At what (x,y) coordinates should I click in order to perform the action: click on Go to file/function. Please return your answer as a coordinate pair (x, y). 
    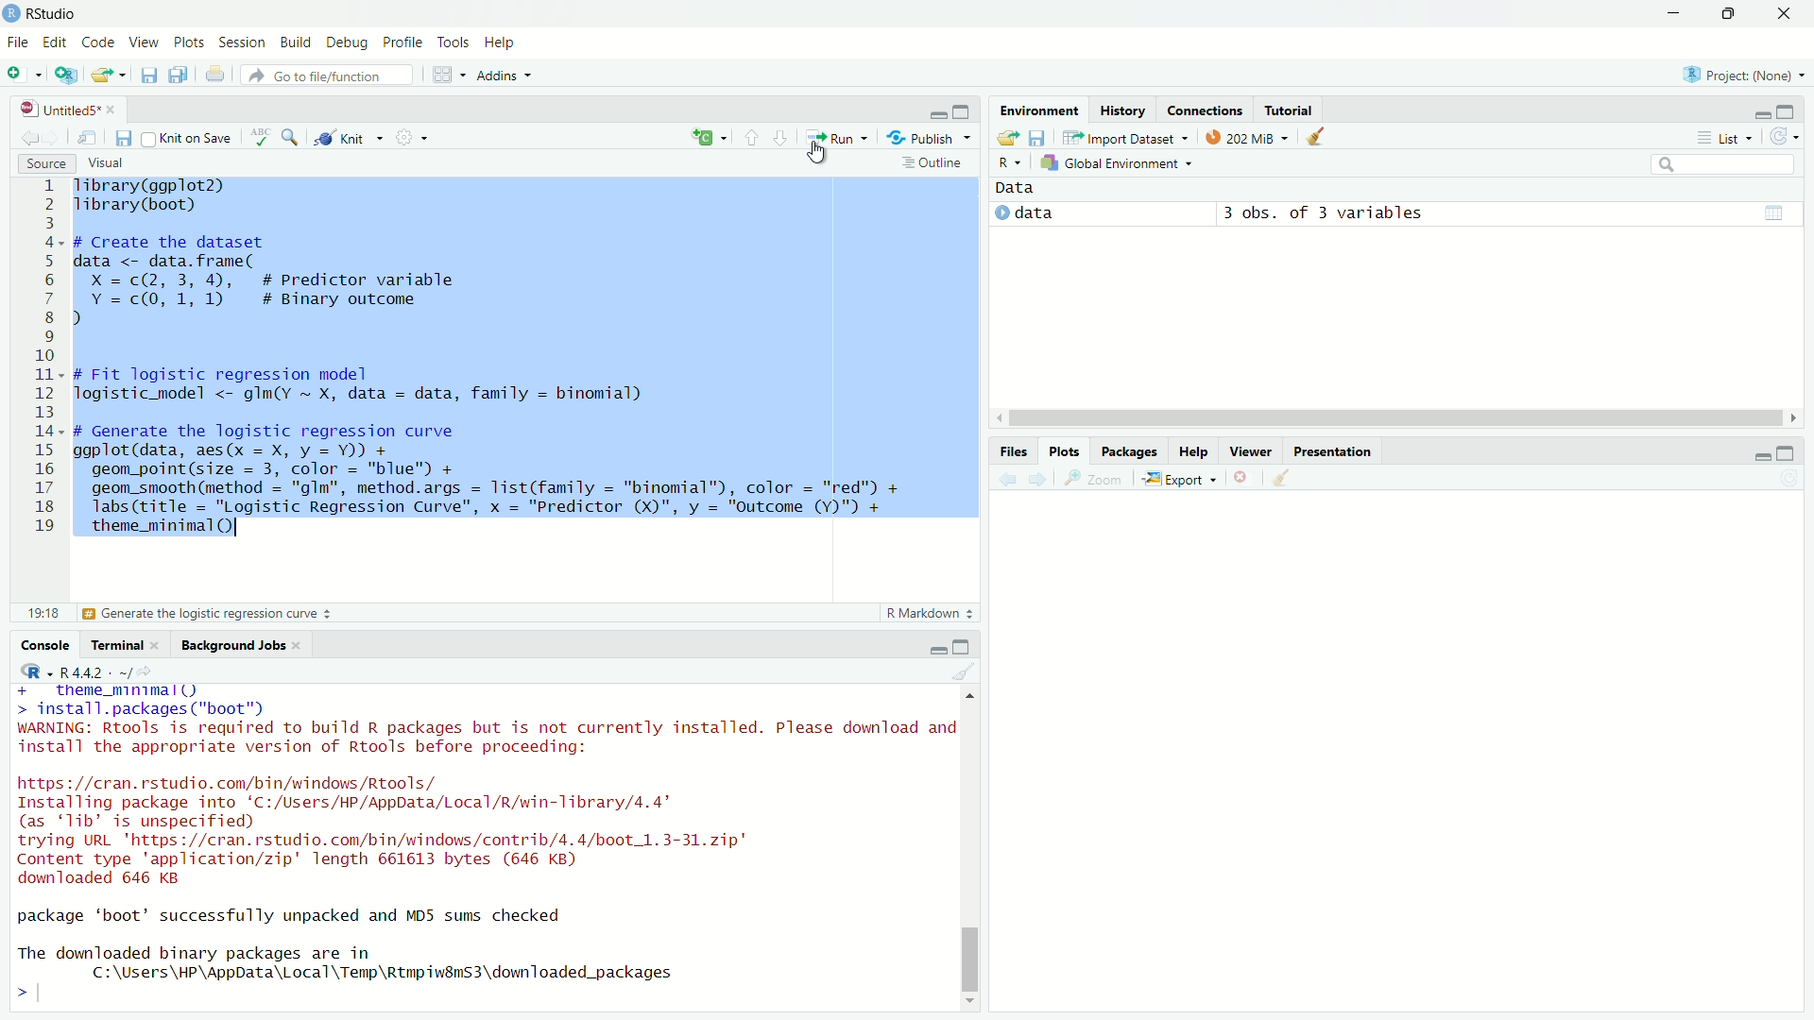
    Looking at the image, I should click on (327, 75).